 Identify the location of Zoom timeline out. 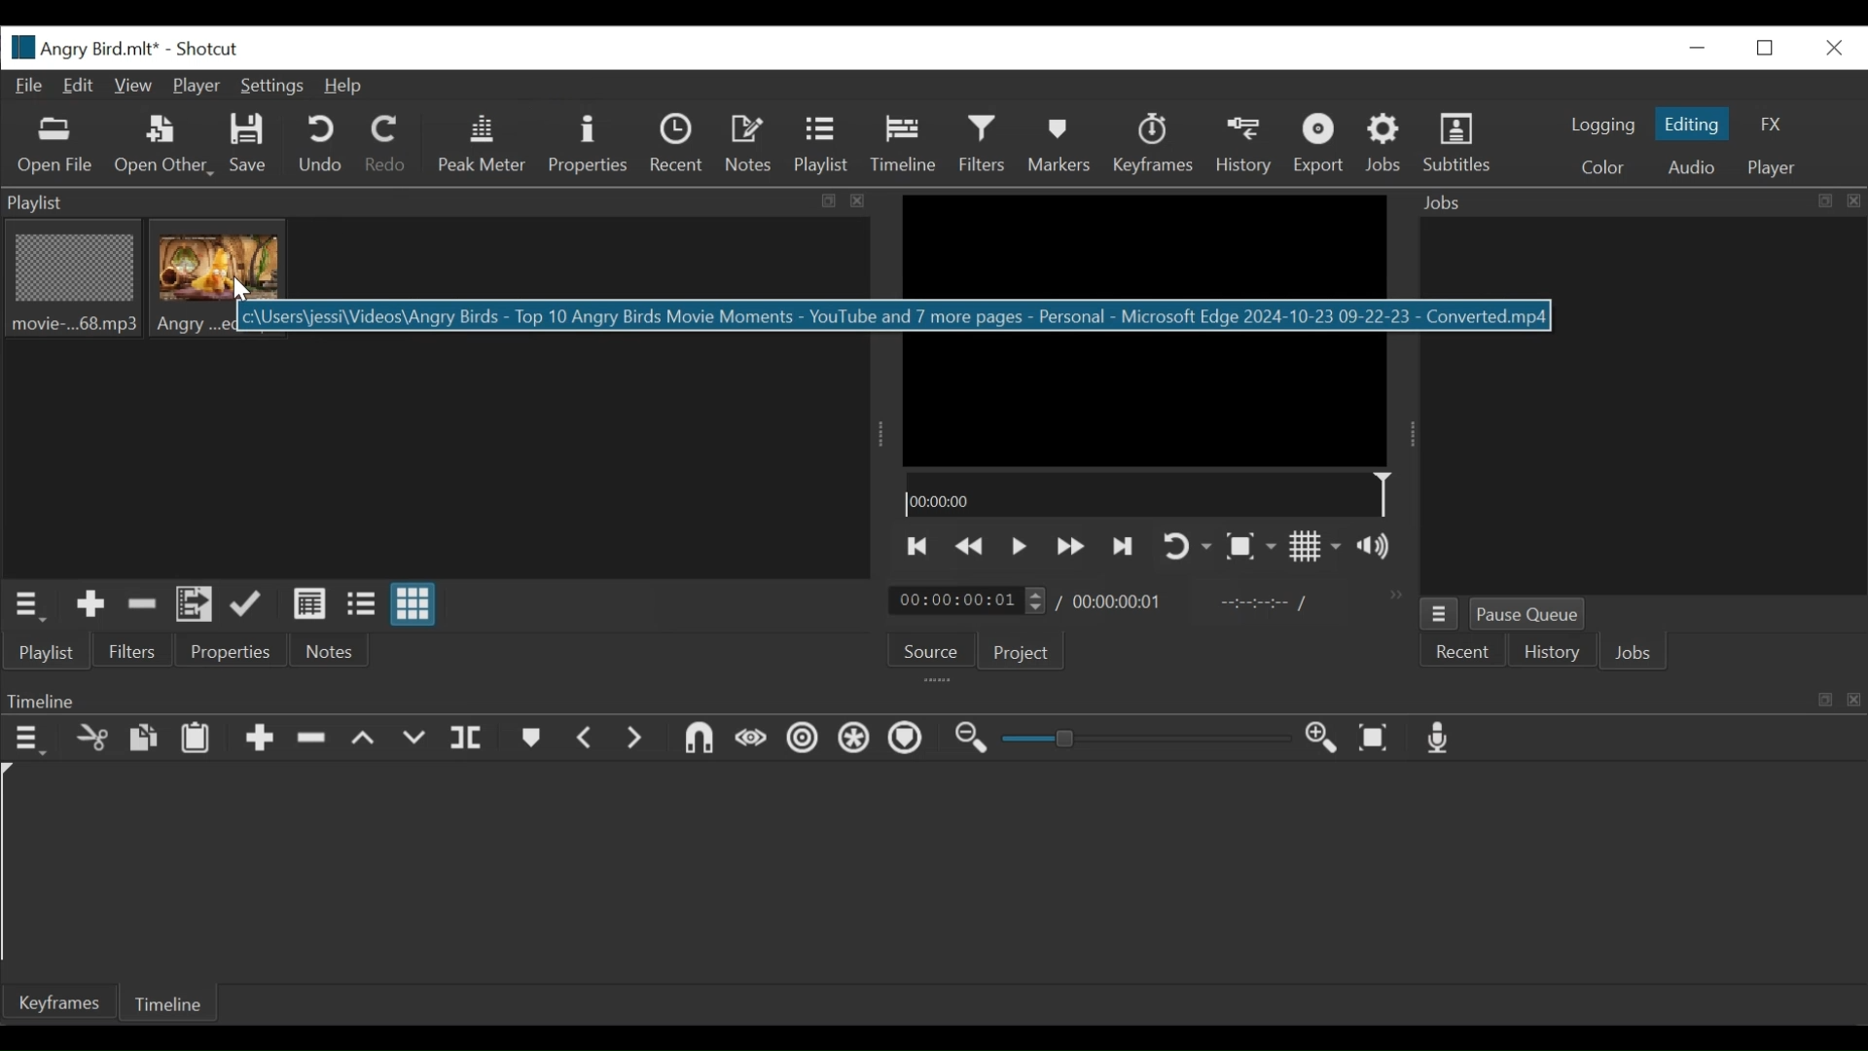
(970, 739).